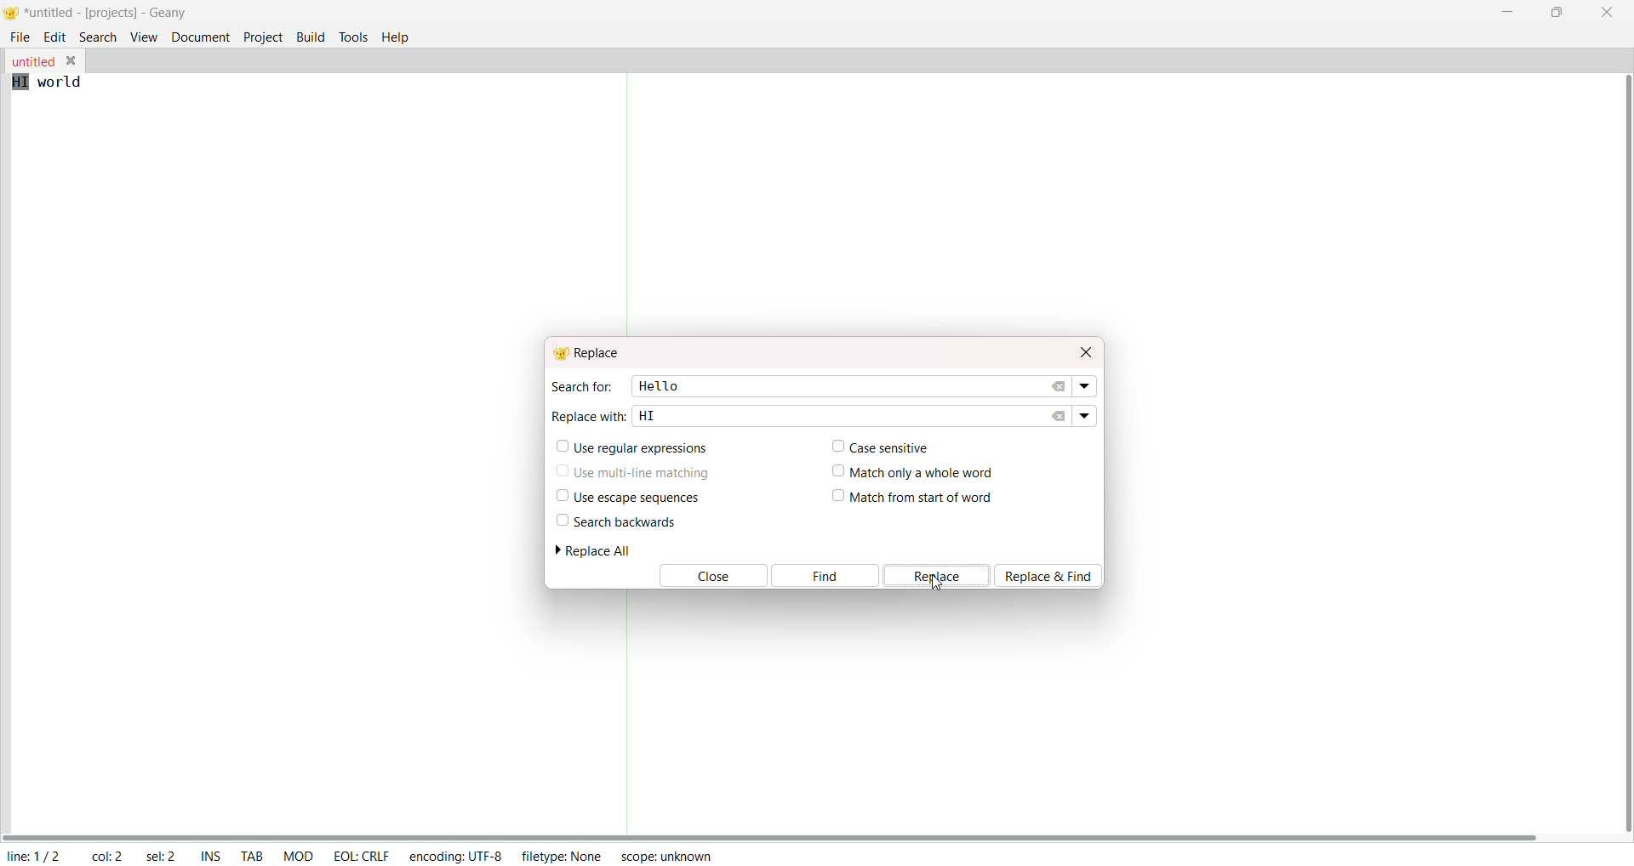  What do you see at coordinates (600, 550) in the screenshot?
I see `replace all` at bounding box center [600, 550].